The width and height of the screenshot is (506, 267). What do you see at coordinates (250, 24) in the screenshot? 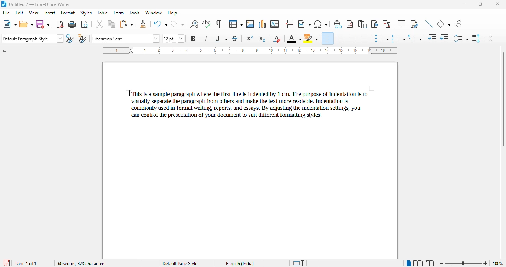
I see `insert image` at bounding box center [250, 24].